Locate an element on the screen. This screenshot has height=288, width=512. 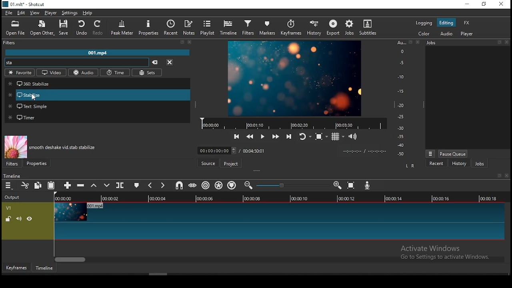
ripple all tracks is located at coordinates (220, 184).